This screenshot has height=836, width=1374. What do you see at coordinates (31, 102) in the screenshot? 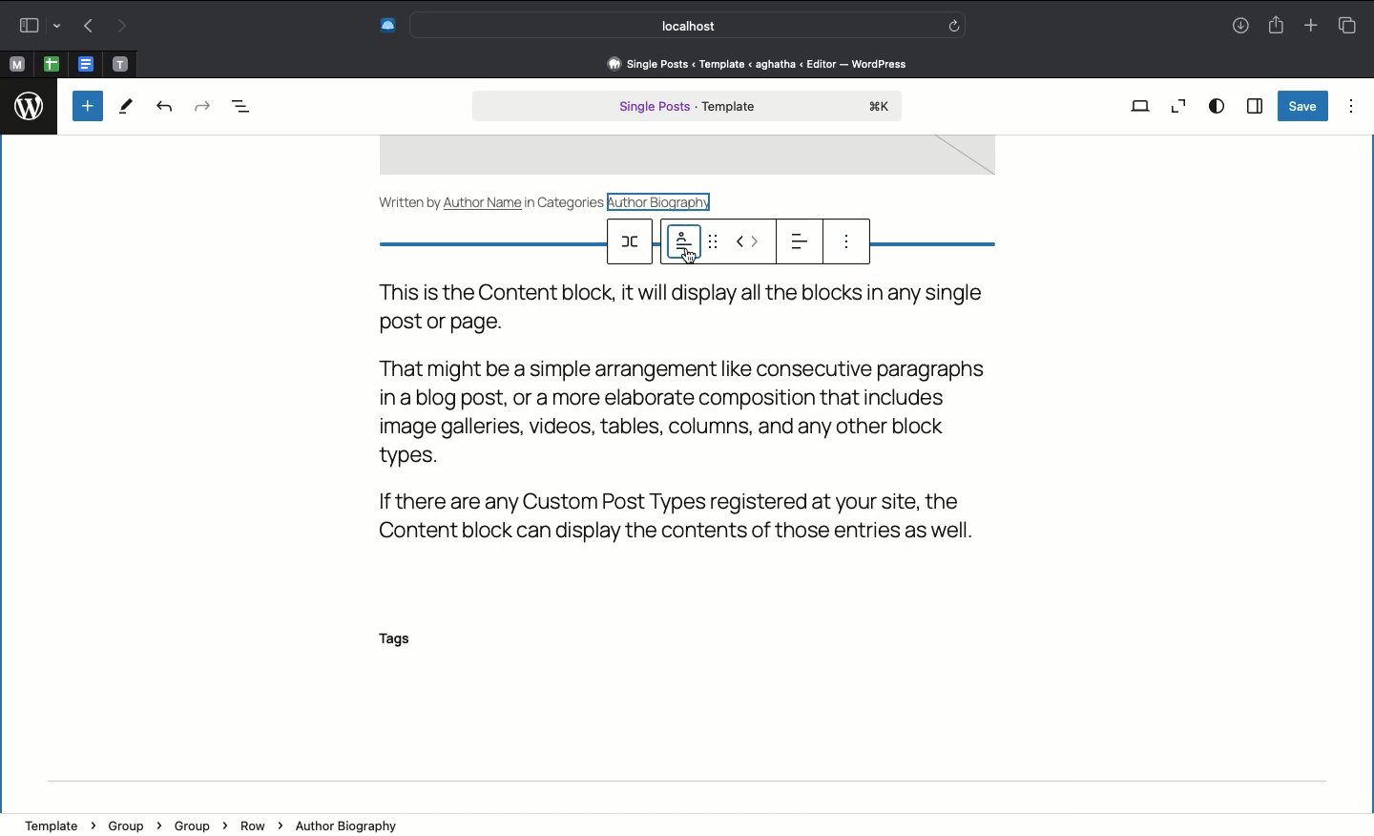
I see `logo` at bounding box center [31, 102].